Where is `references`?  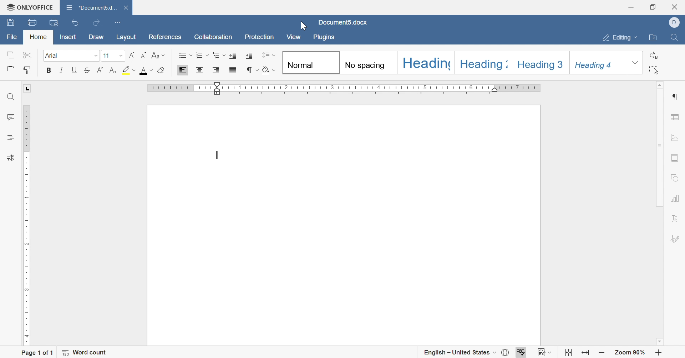
references is located at coordinates (165, 37).